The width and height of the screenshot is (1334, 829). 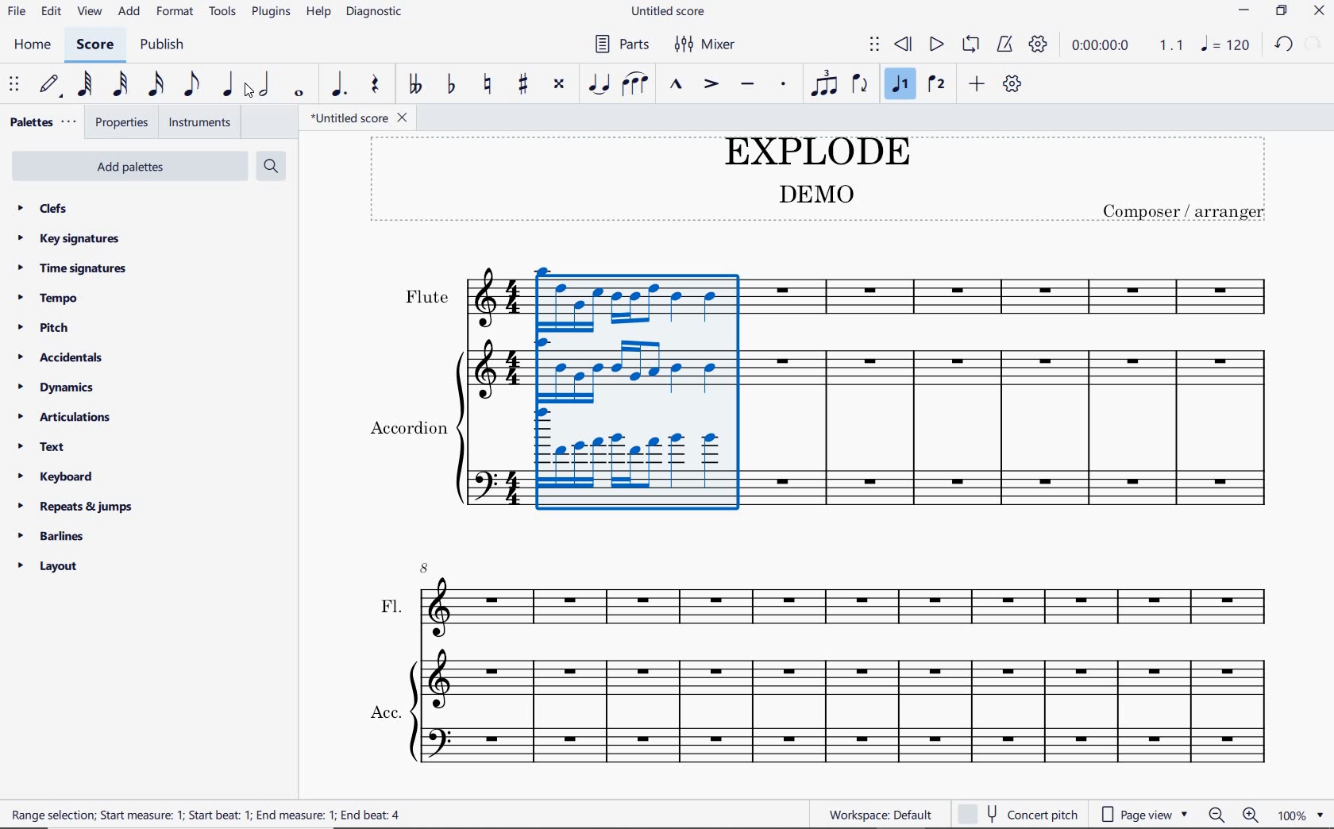 I want to click on tempo, so click(x=51, y=299).